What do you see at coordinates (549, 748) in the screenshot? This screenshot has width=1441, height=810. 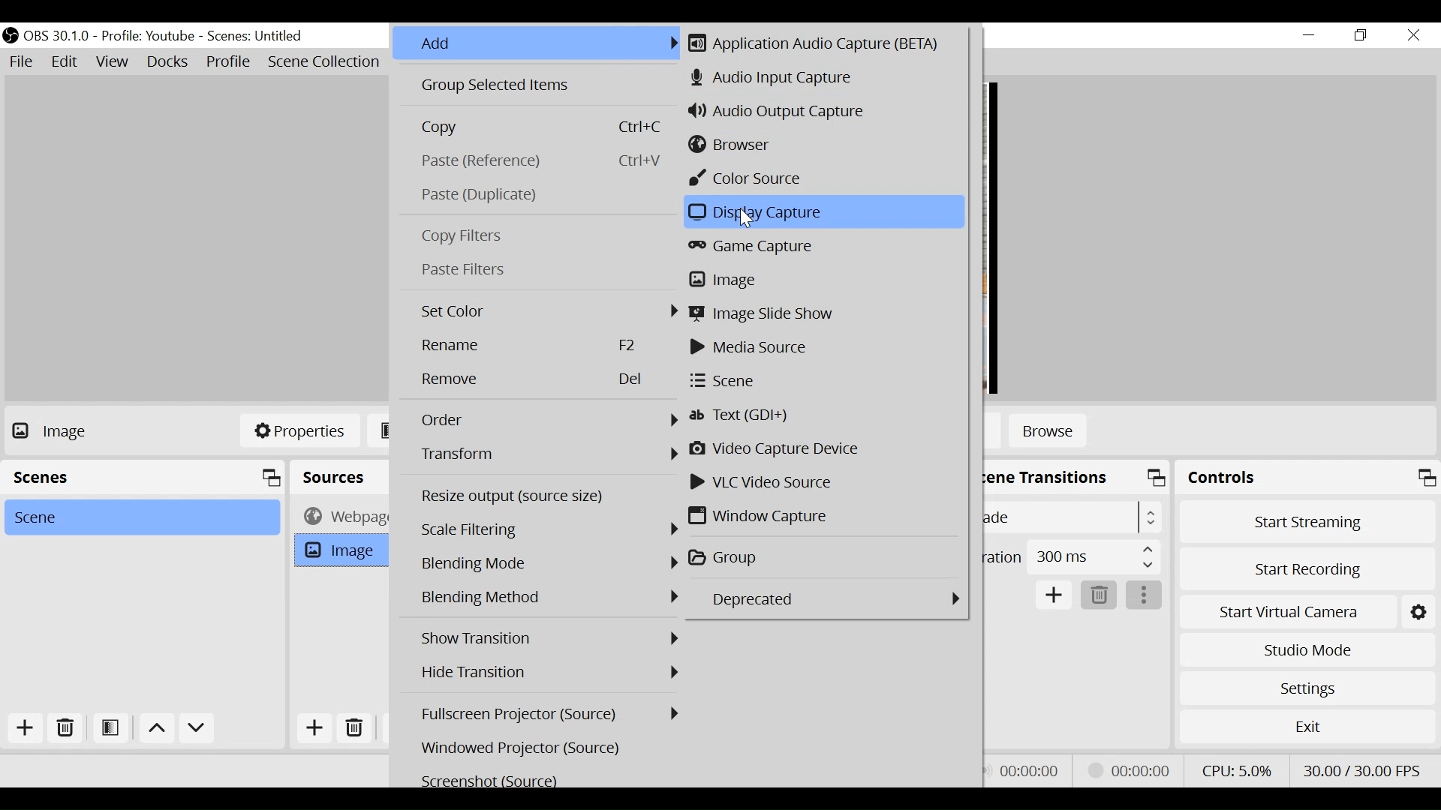 I see `Windowed Projector (Source)` at bounding box center [549, 748].